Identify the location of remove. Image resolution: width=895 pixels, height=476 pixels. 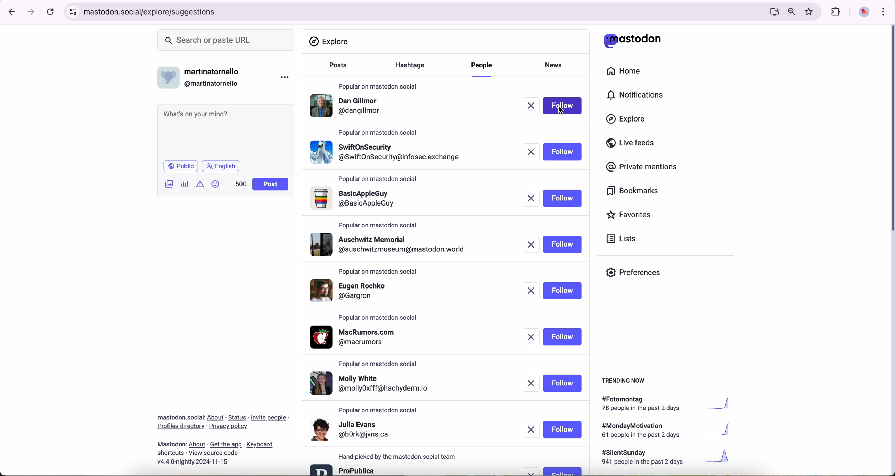
(531, 337).